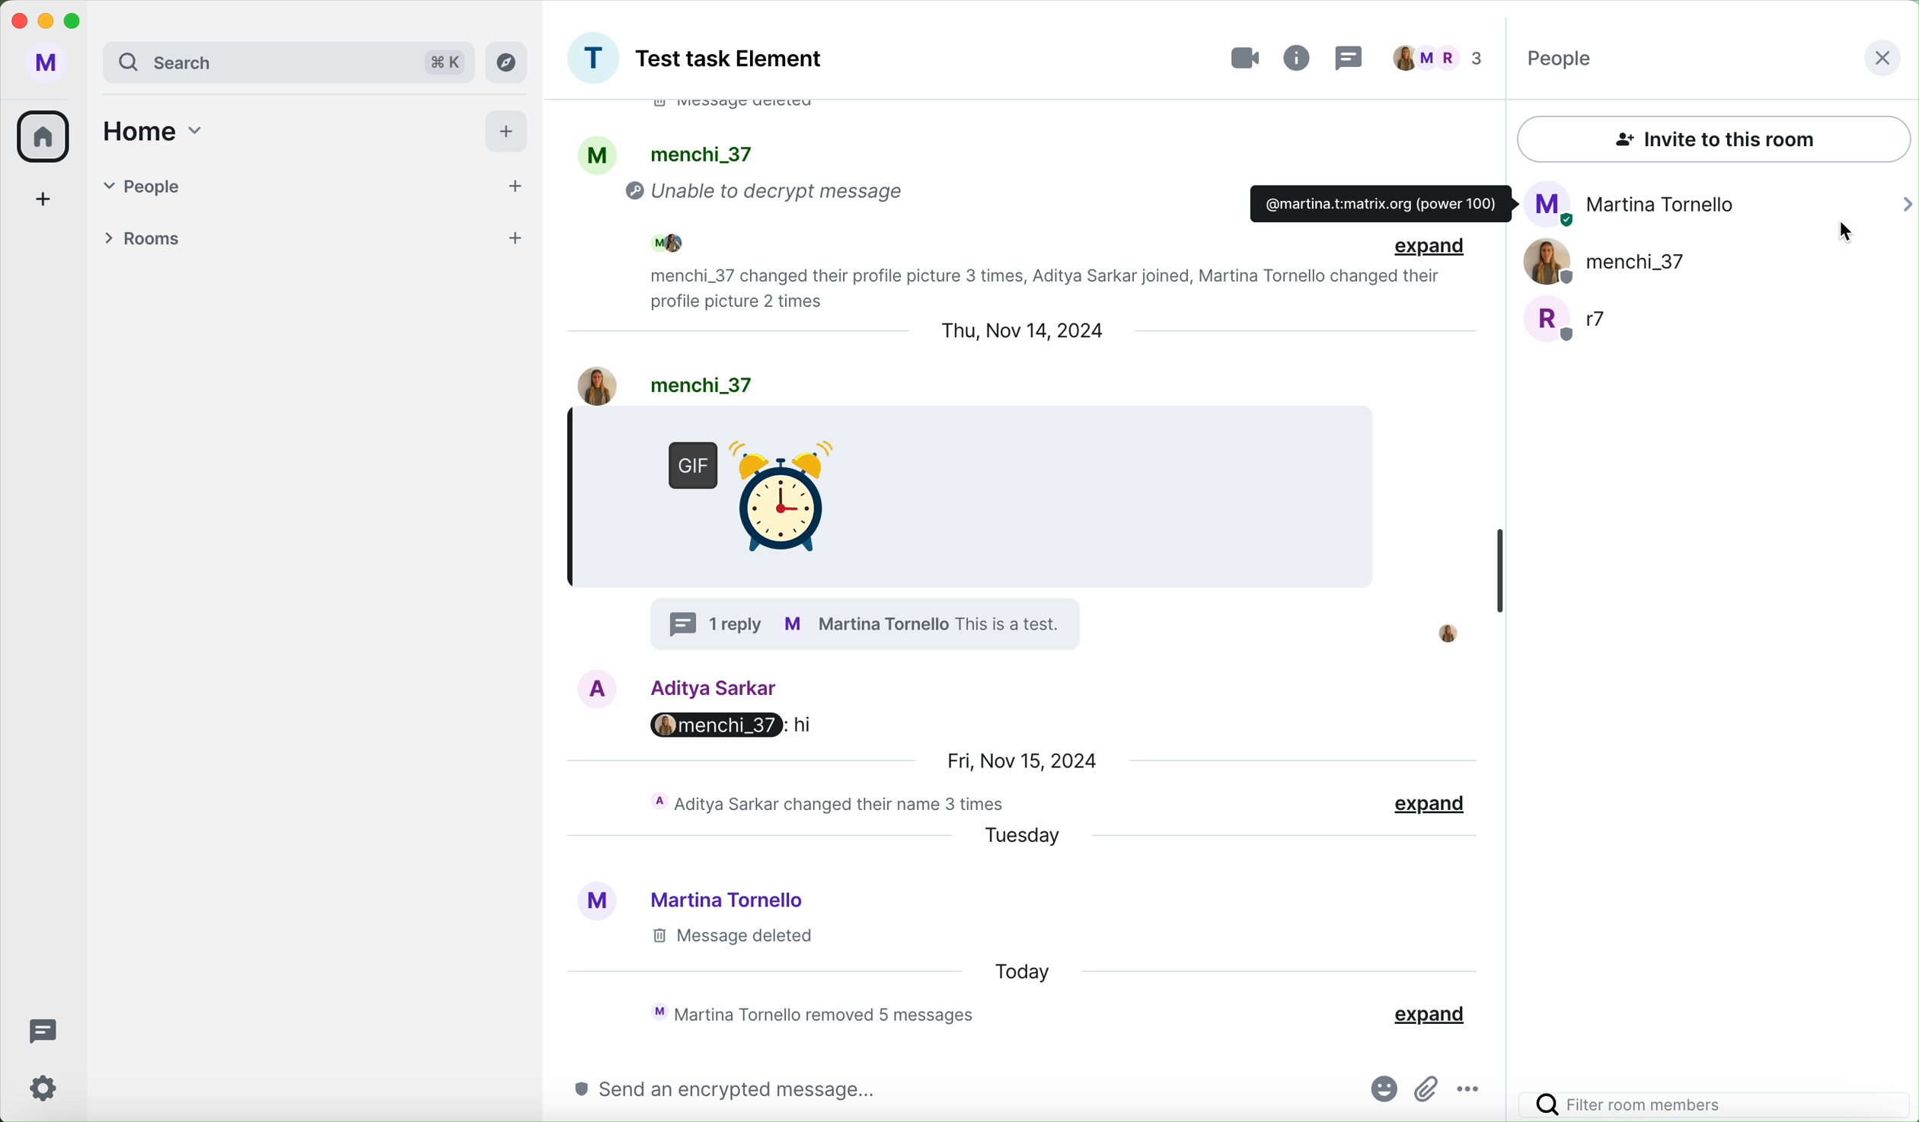 The image size is (1919, 1122). What do you see at coordinates (77, 21) in the screenshot?
I see `maximize` at bounding box center [77, 21].